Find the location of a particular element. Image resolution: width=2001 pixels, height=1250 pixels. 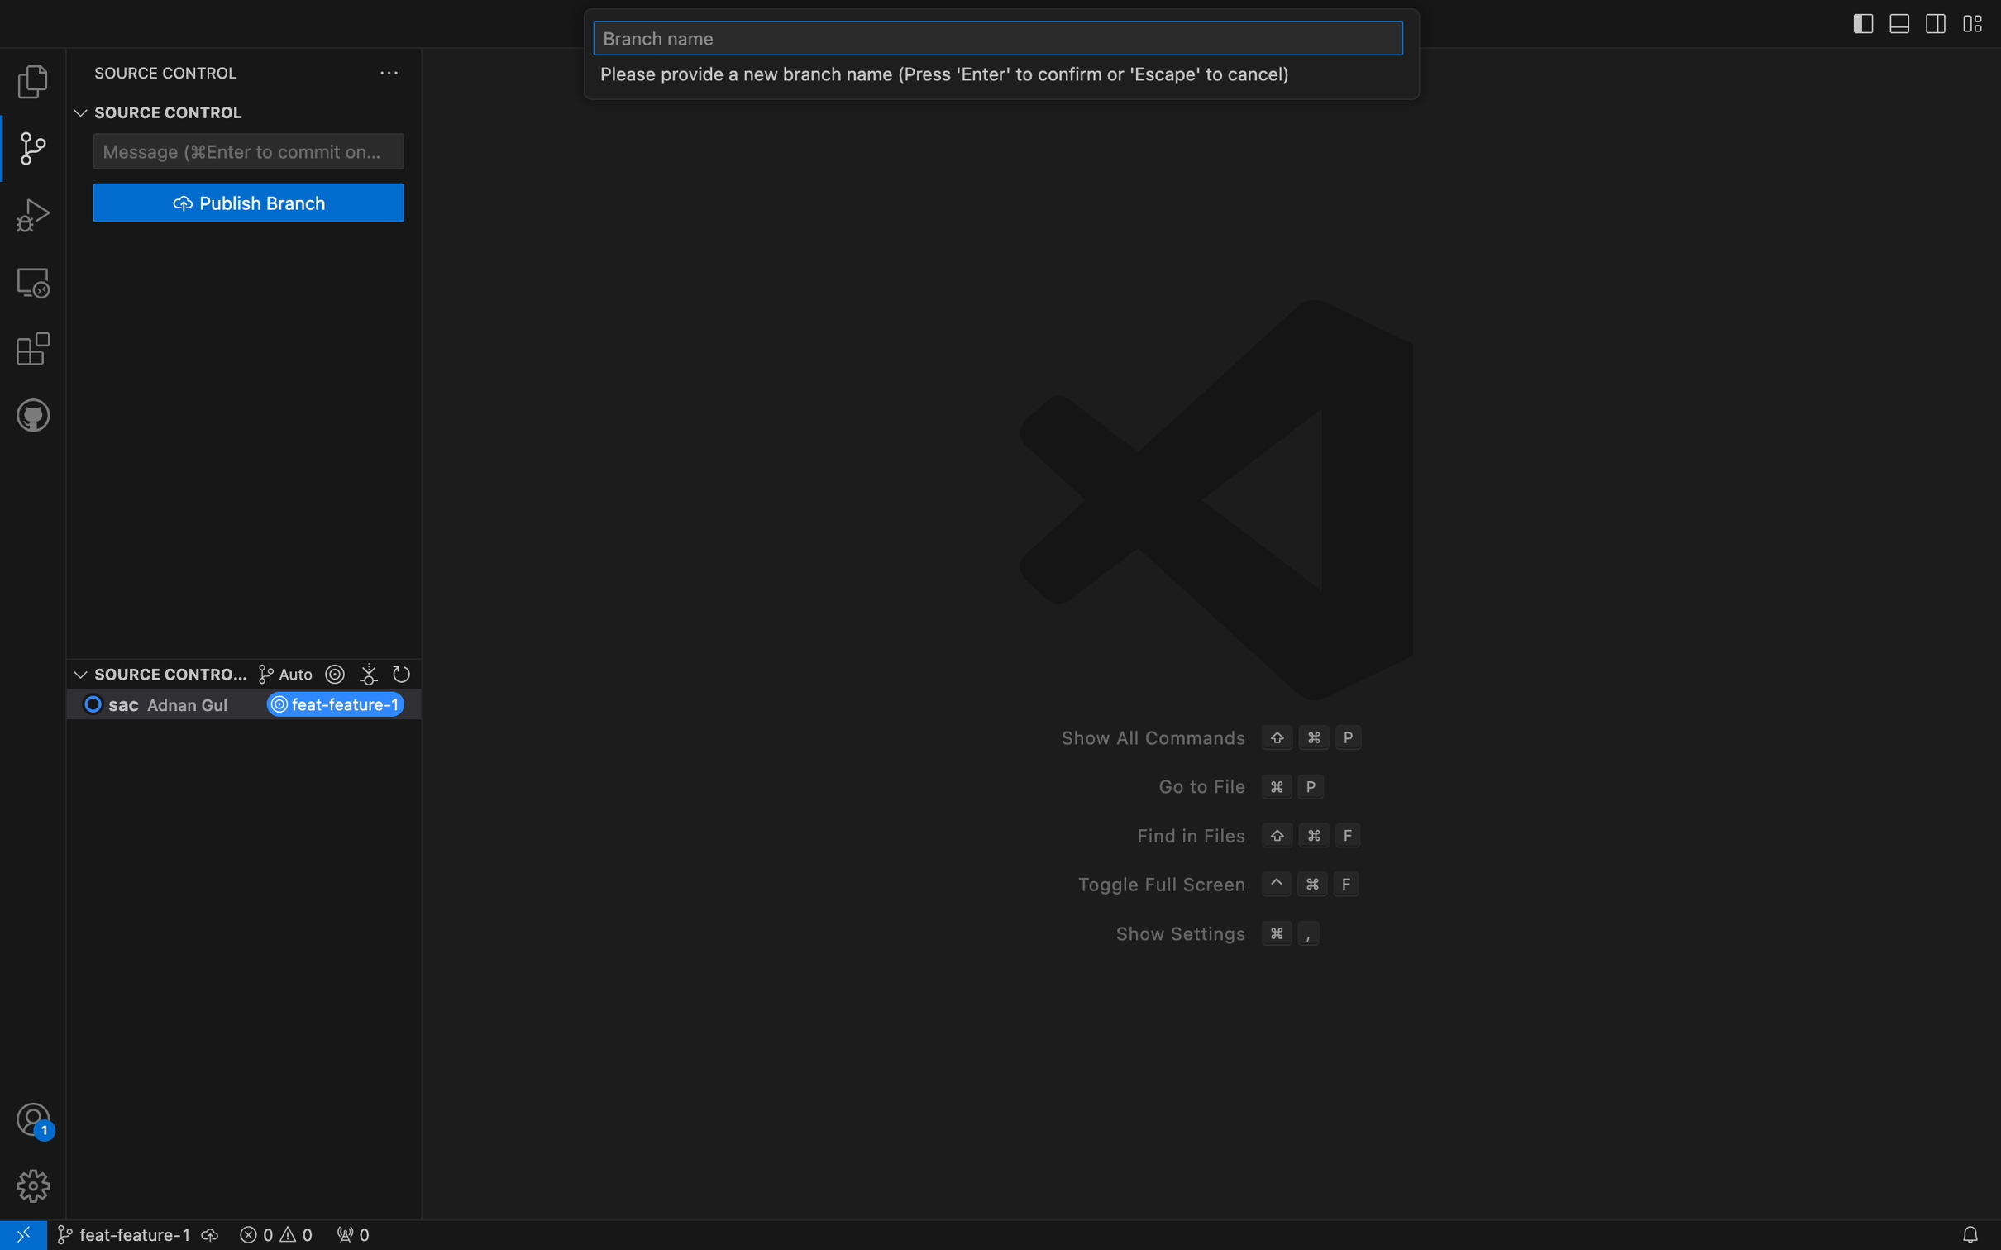

Up is located at coordinates (1277, 837).